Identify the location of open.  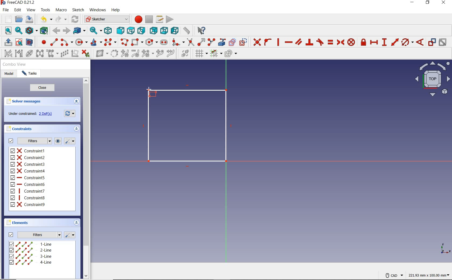
(19, 19).